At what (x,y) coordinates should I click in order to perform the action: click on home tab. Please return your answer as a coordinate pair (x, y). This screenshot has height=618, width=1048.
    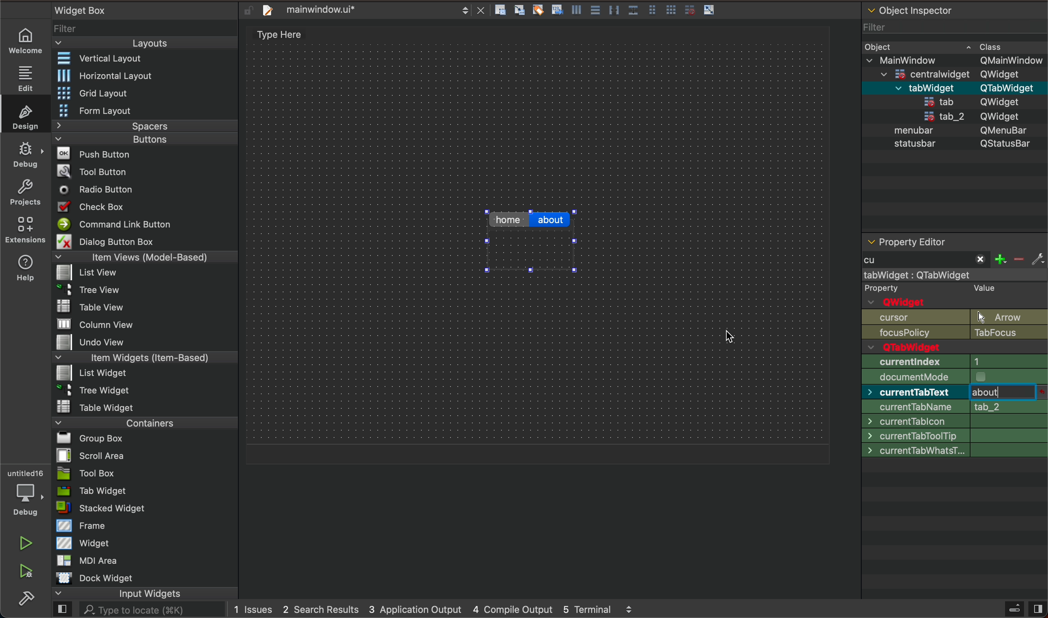
    Looking at the image, I should click on (510, 222).